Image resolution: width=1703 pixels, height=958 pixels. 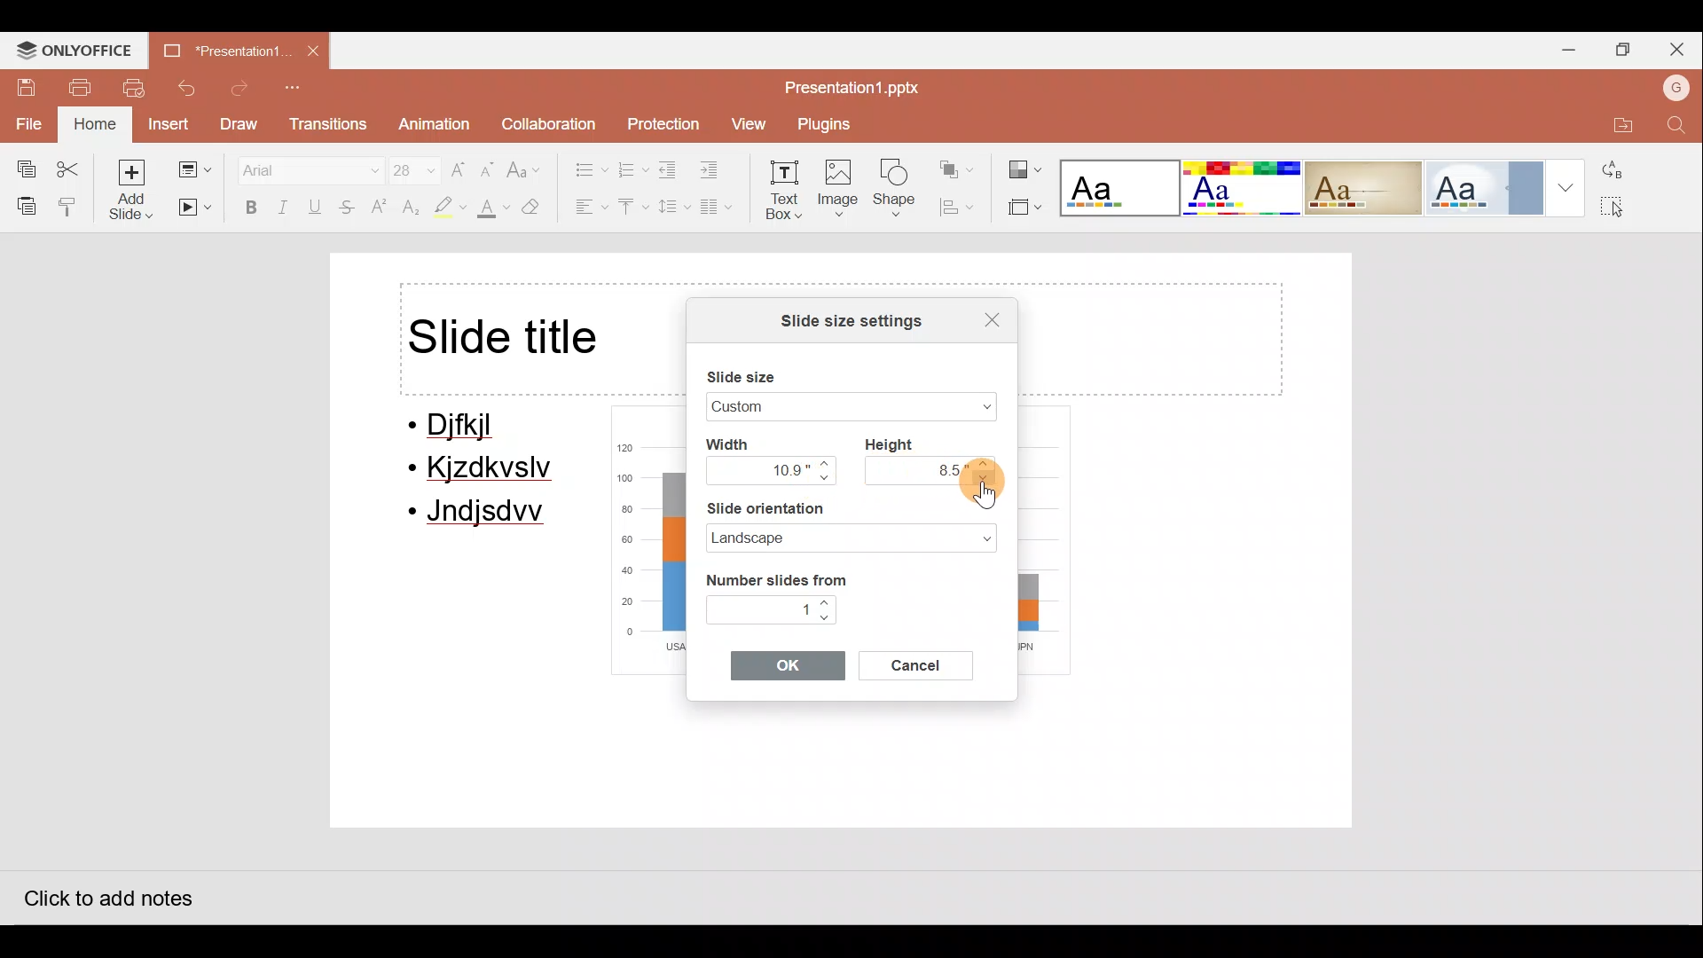 What do you see at coordinates (299, 167) in the screenshot?
I see `Font name` at bounding box center [299, 167].